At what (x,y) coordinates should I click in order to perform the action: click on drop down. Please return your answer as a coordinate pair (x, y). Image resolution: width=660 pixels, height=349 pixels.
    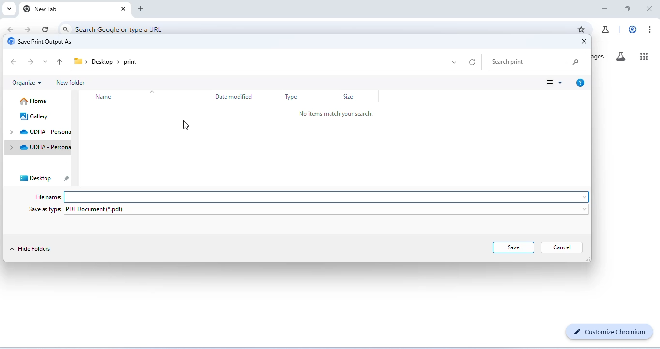
    Looking at the image, I should click on (152, 92).